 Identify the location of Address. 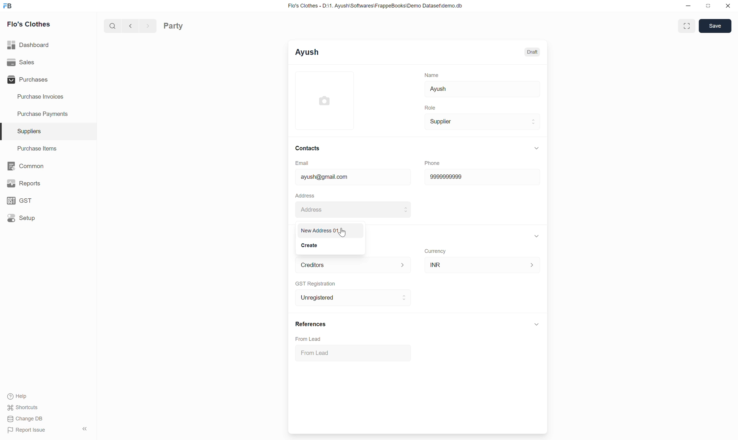
(353, 209).